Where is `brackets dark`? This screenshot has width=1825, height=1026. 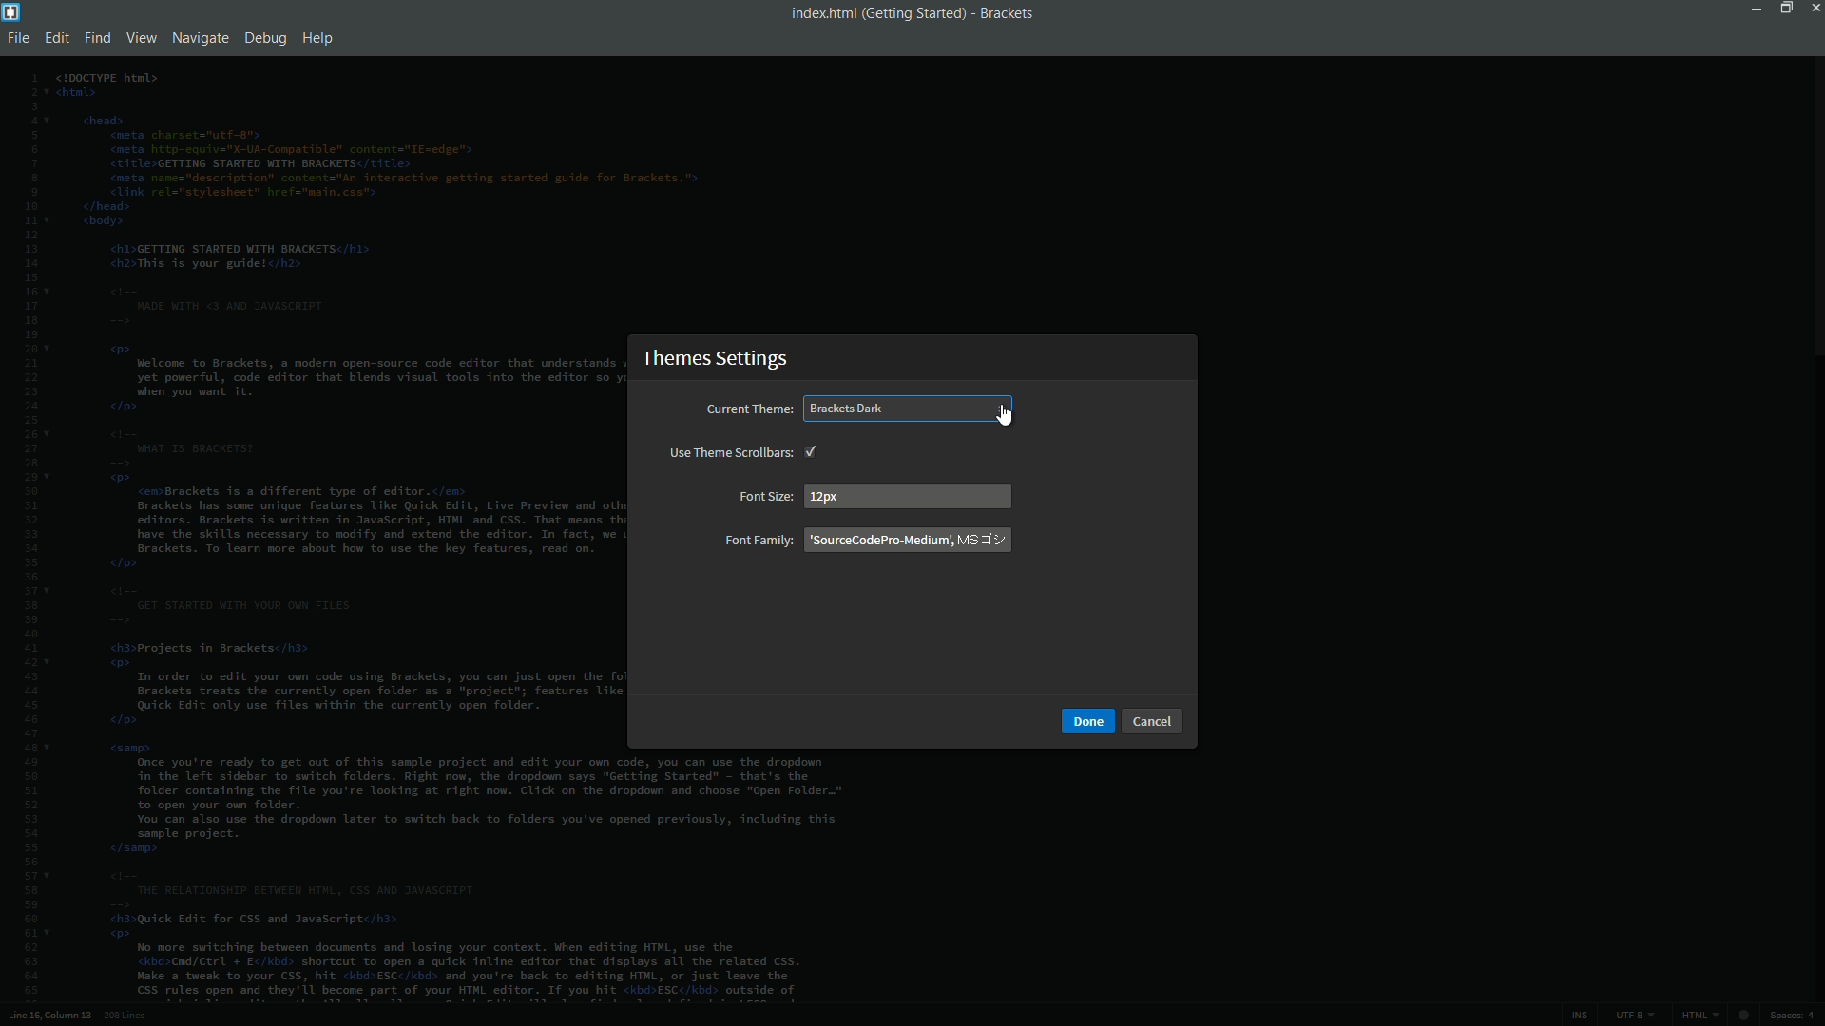 brackets dark is located at coordinates (848, 409).